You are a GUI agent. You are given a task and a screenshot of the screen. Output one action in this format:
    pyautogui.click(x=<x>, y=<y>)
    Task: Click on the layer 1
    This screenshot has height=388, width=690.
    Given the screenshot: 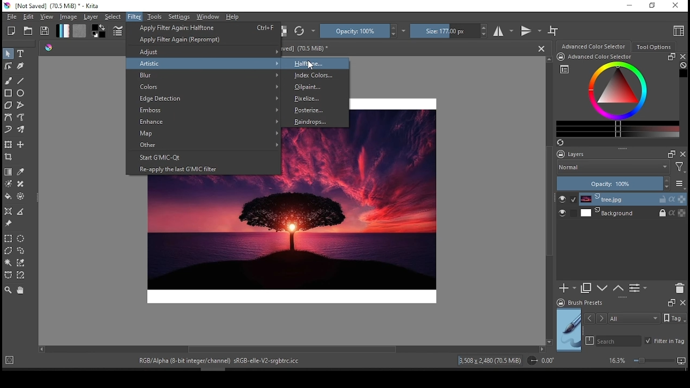 What is the action you would take?
    pyautogui.click(x=632, y=199)
    